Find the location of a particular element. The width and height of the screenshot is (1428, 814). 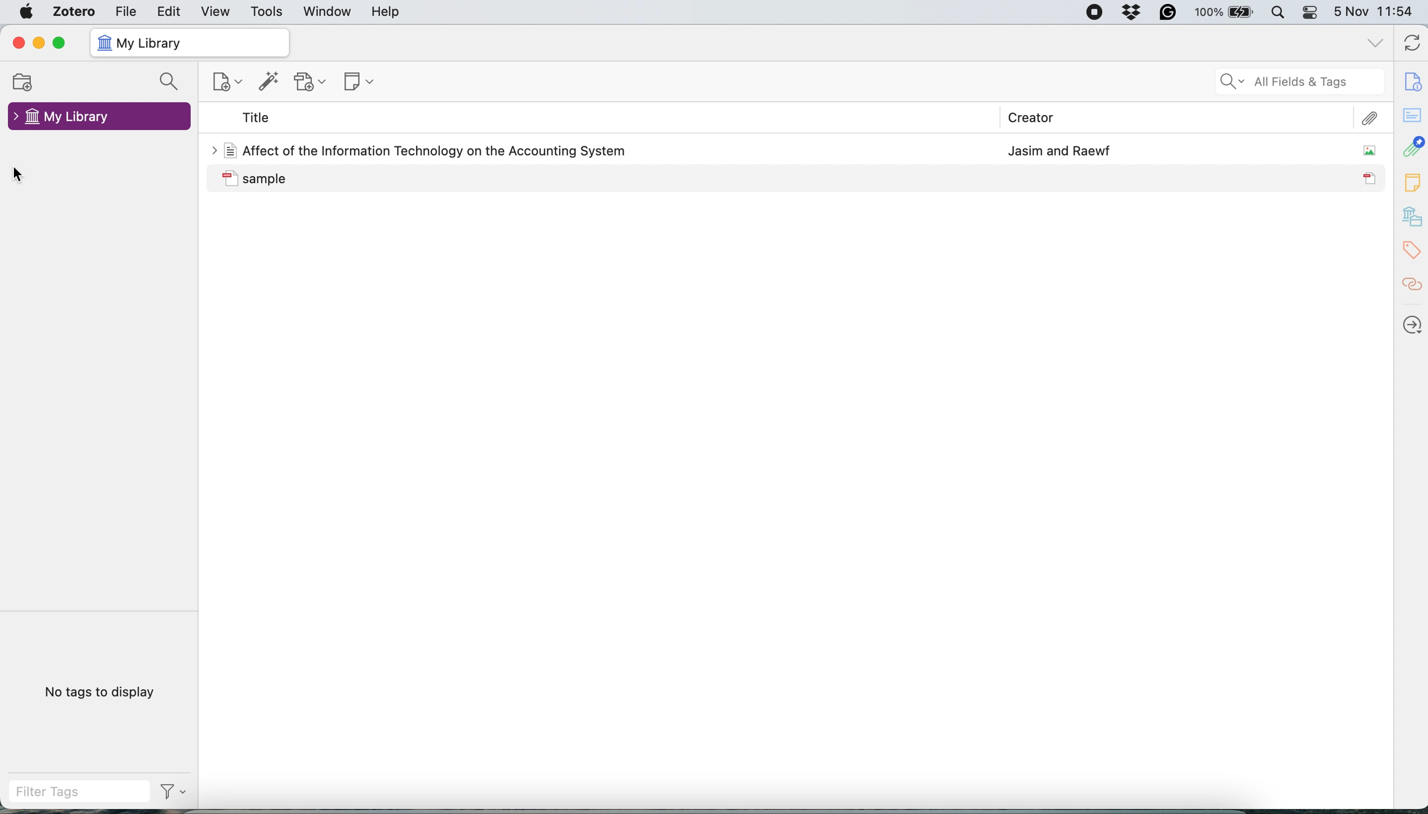

library collapsed is located at coordinates (100, 117).